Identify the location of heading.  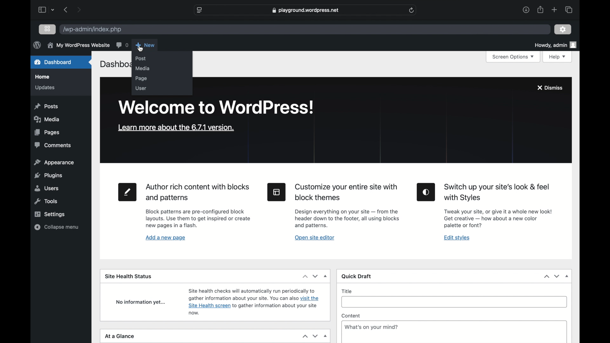
(197, 193).